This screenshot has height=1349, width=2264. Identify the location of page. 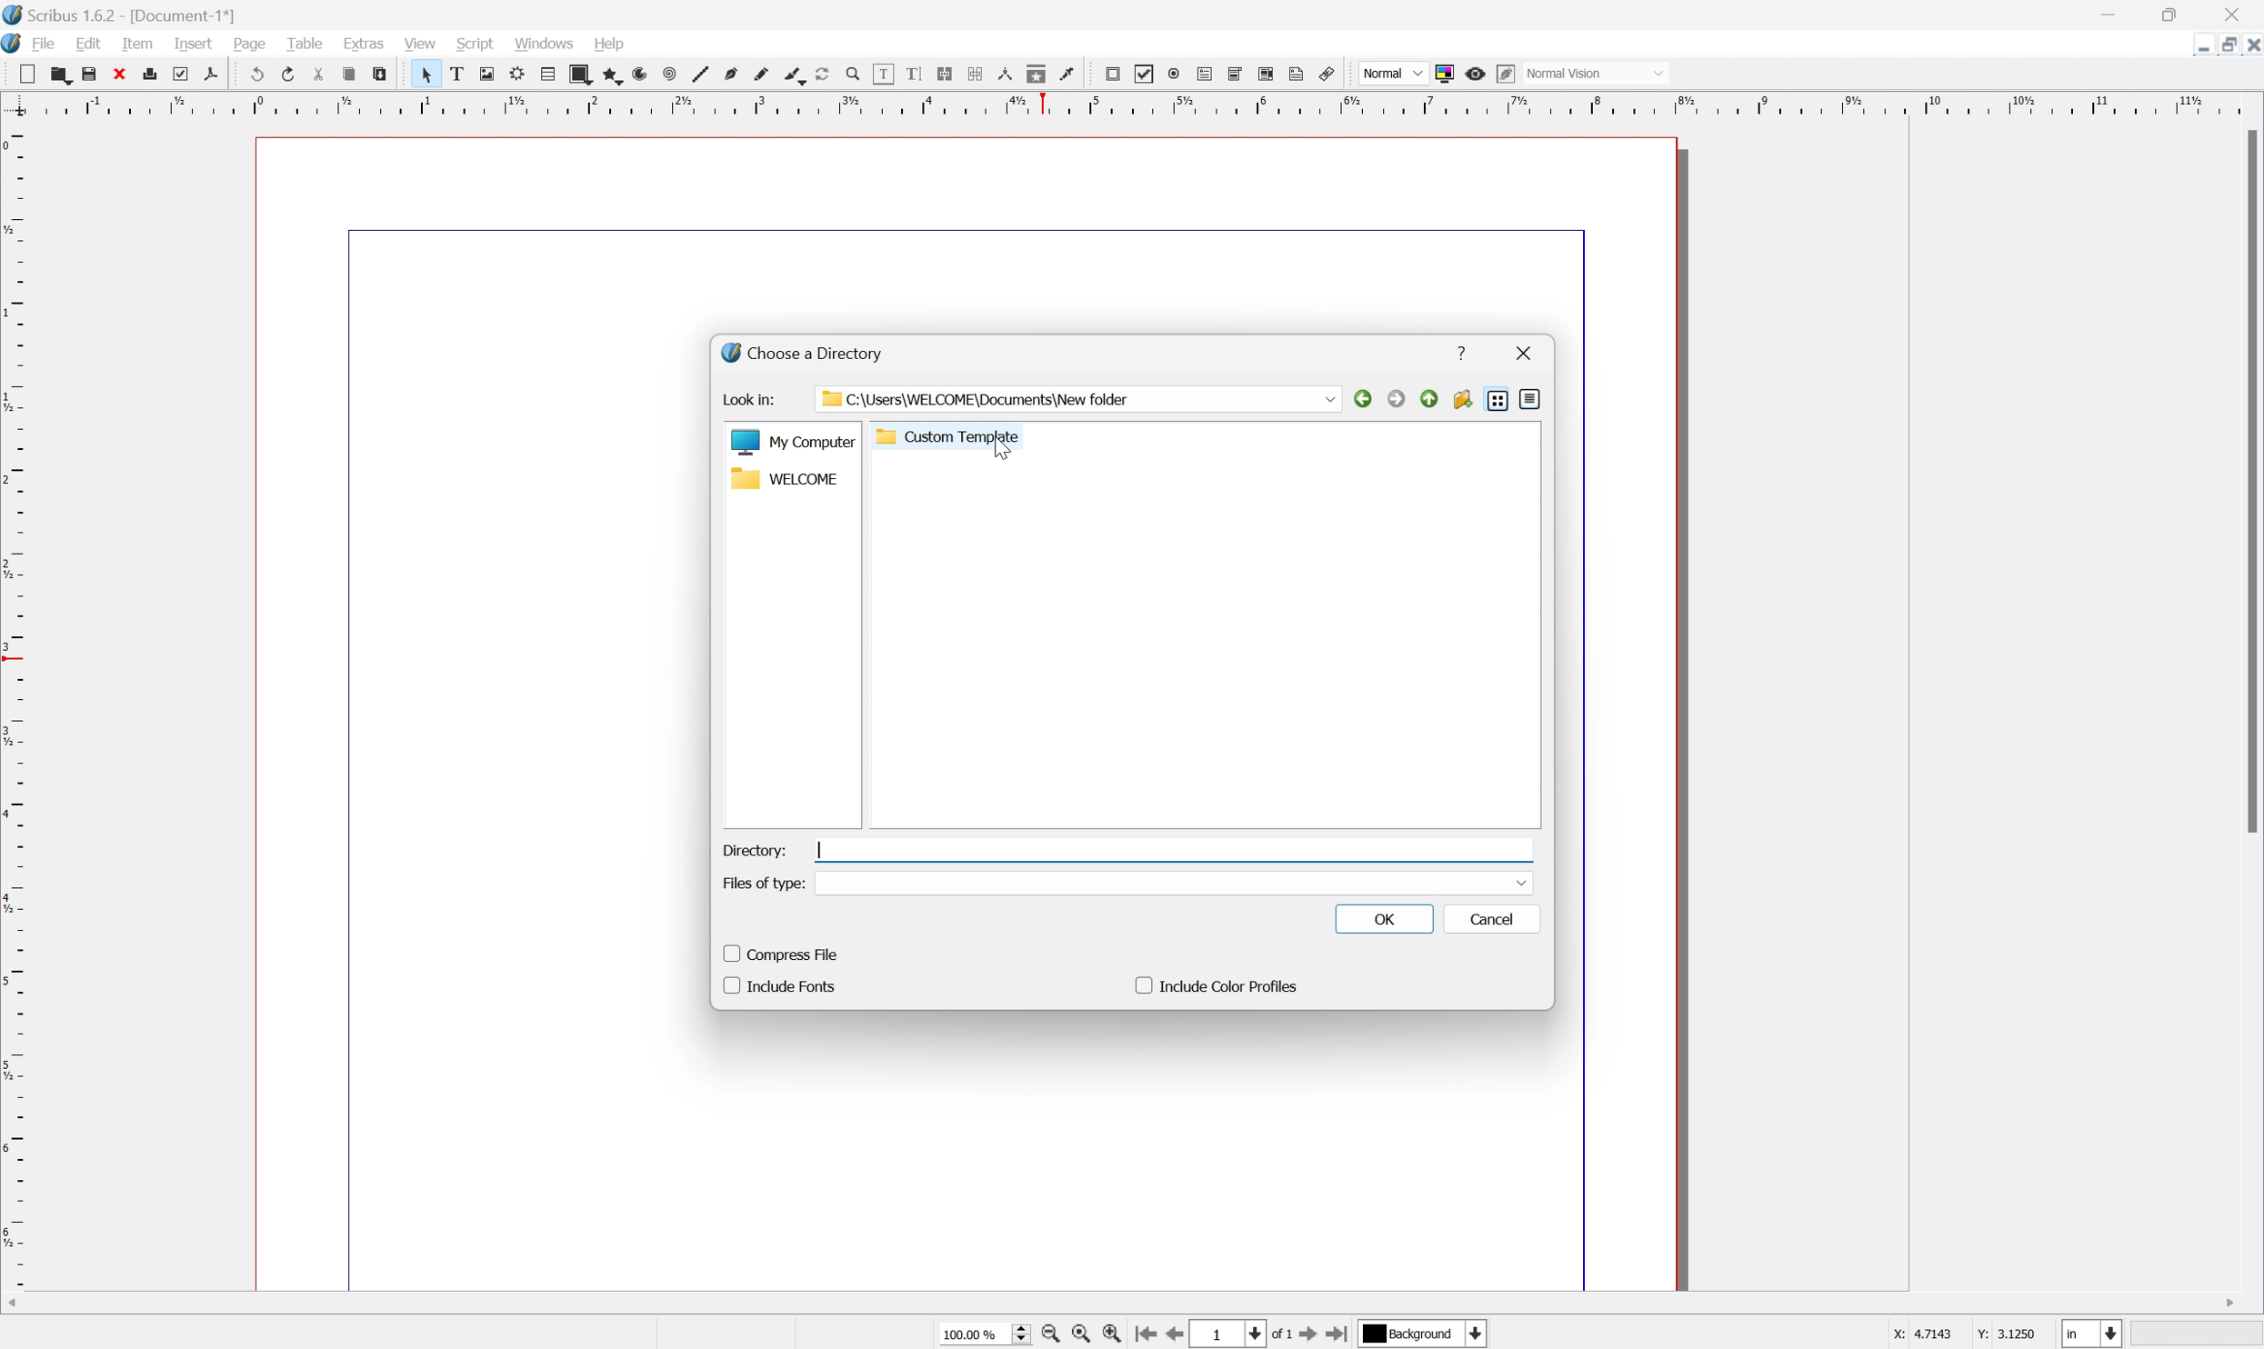
(251, 45).